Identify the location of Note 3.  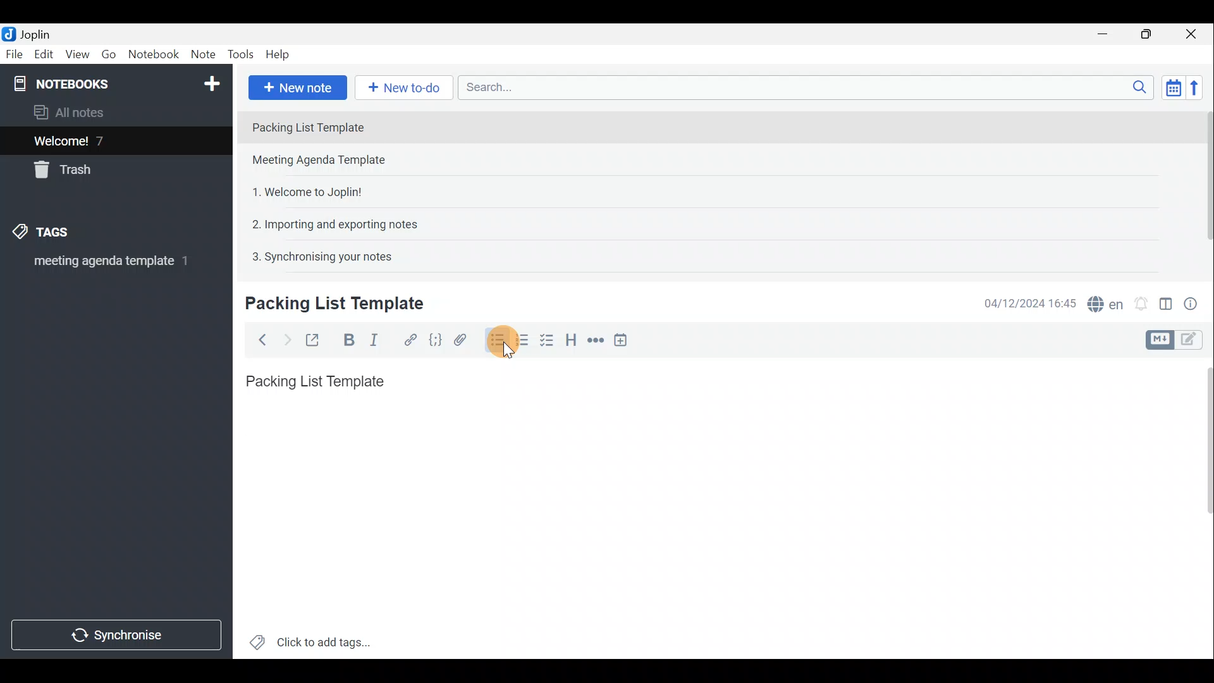
(302, 190).